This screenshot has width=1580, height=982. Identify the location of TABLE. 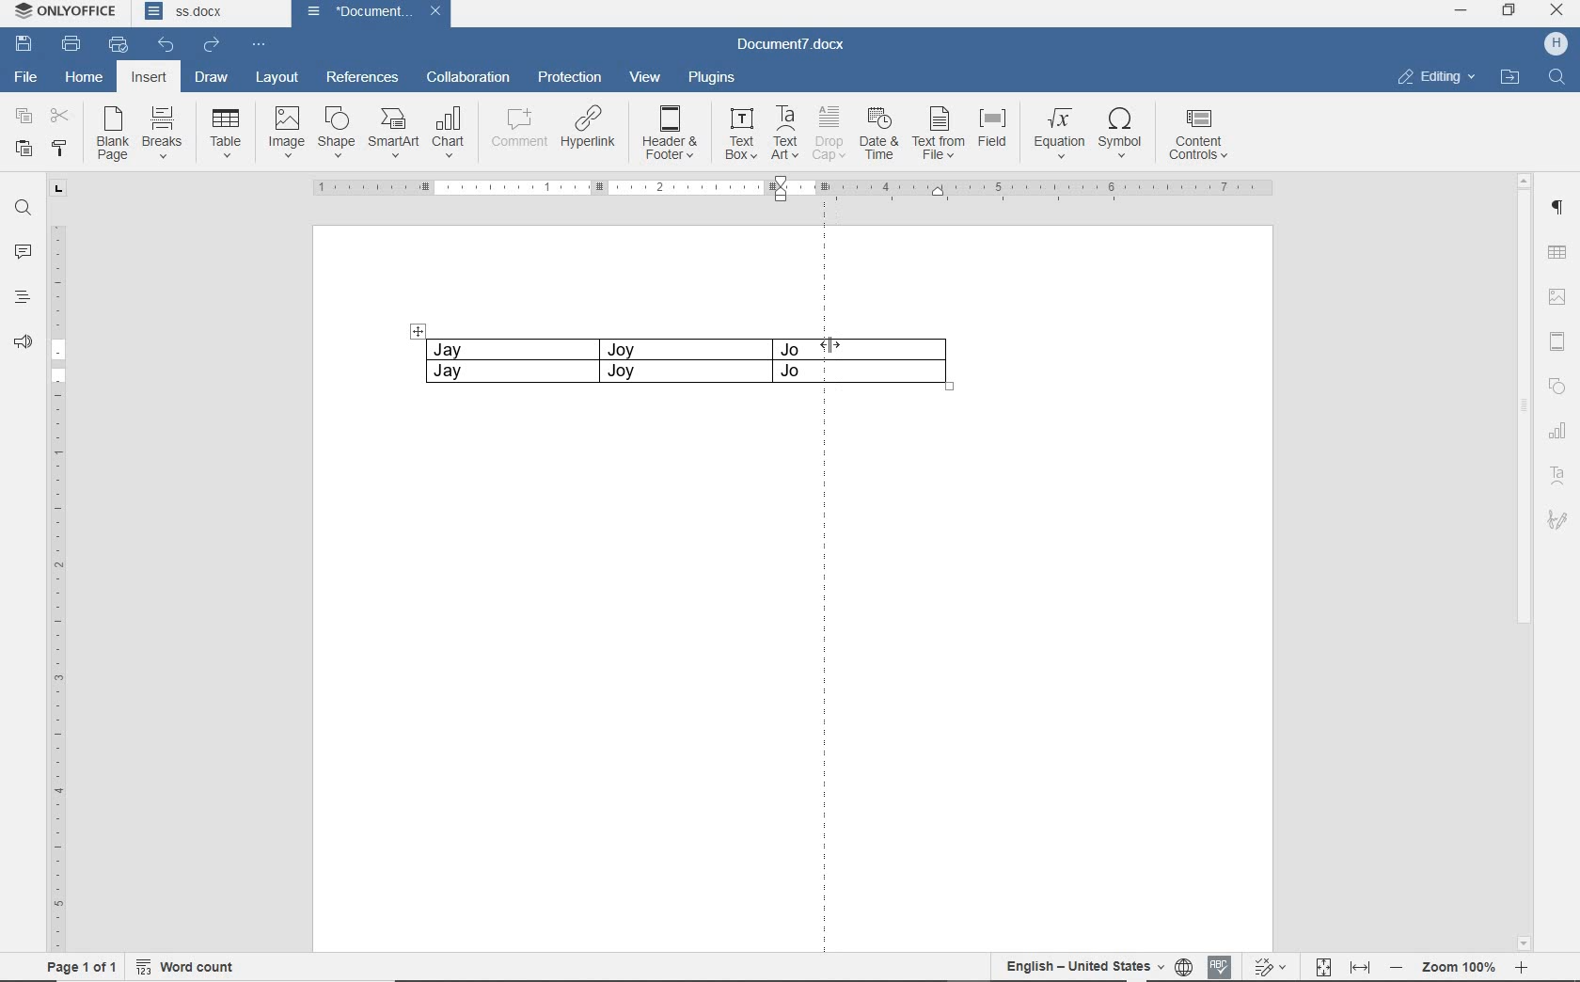
(227, 134).